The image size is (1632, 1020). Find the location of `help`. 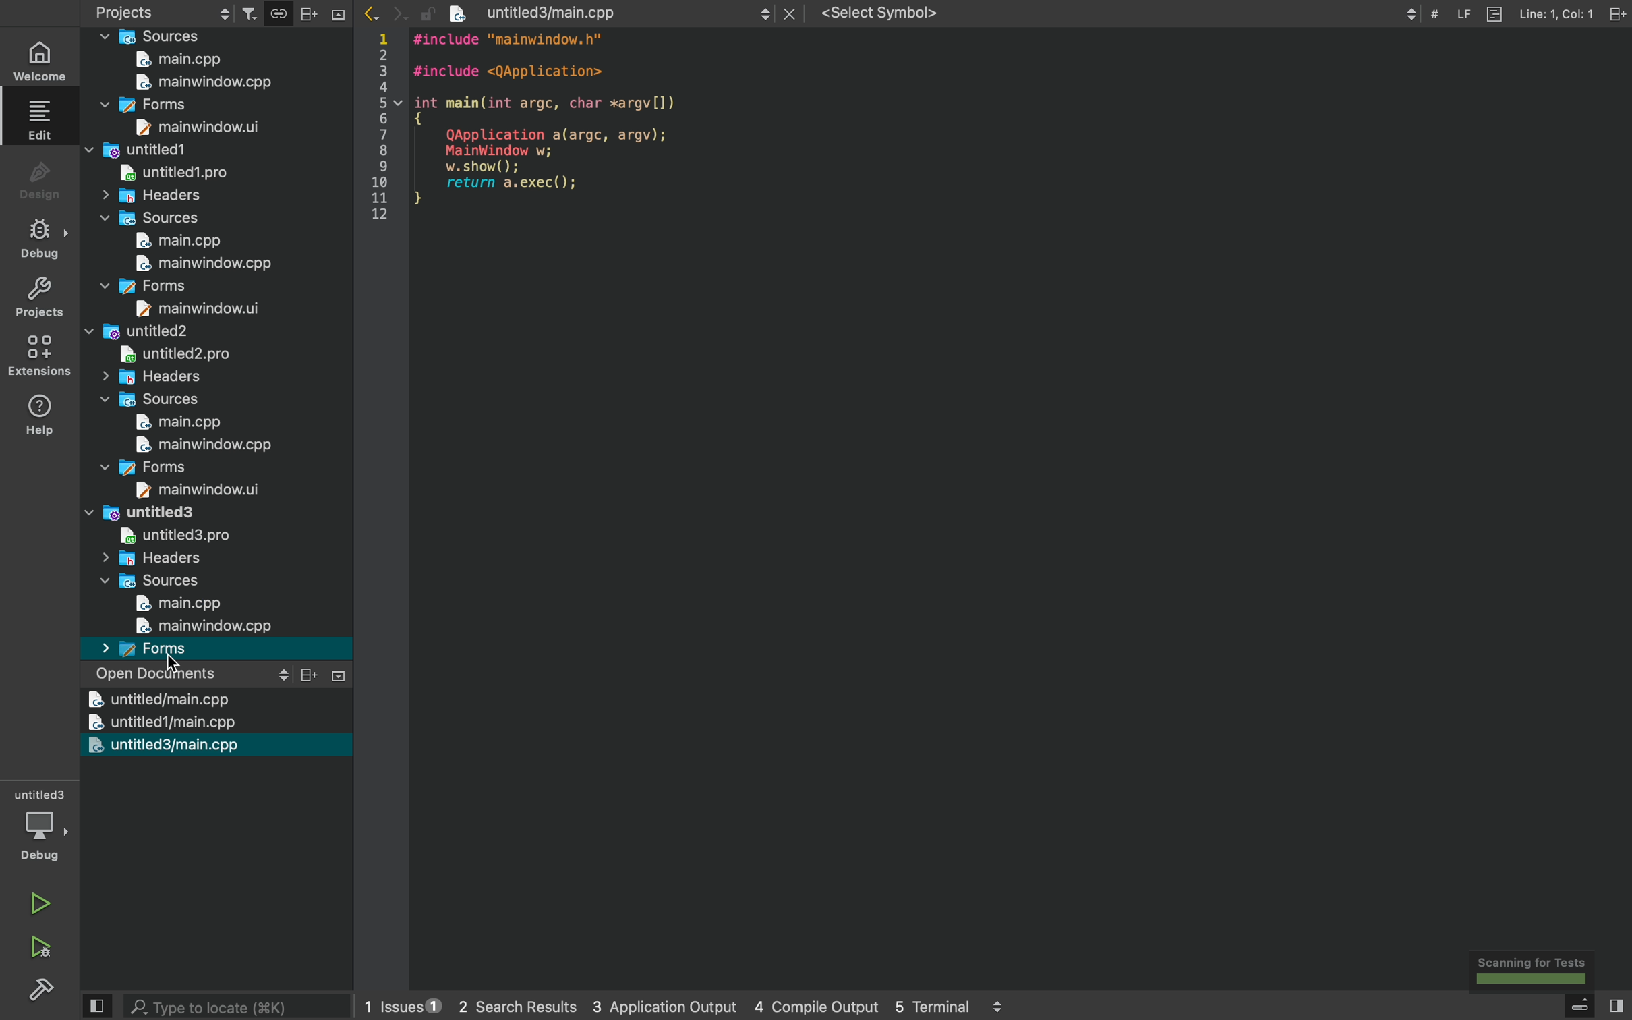

help is located at coordinates (40, 414).